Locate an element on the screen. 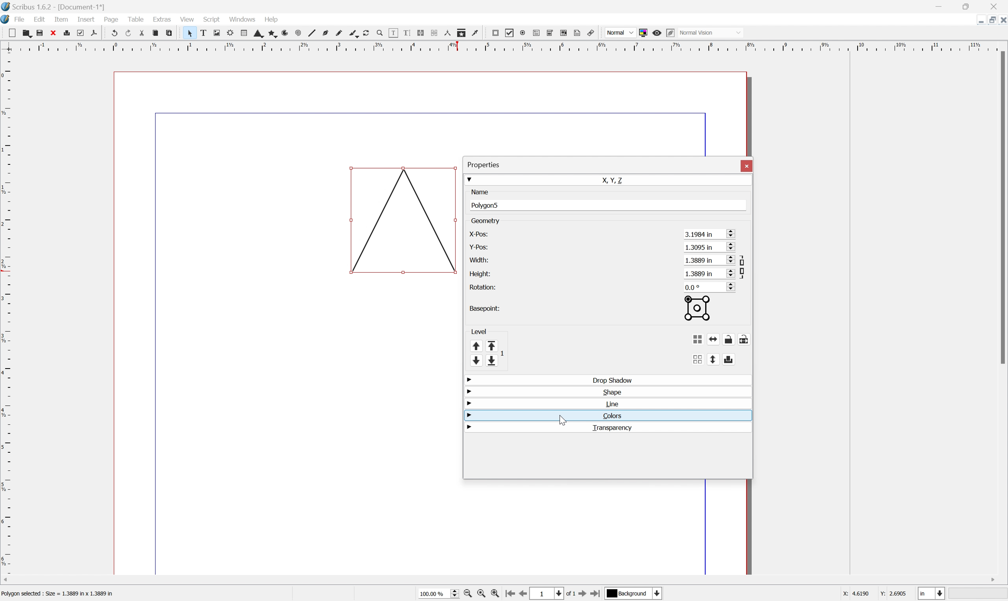 This screenshot has width=1008, height=601. Page is located at coordinates (111, 19).